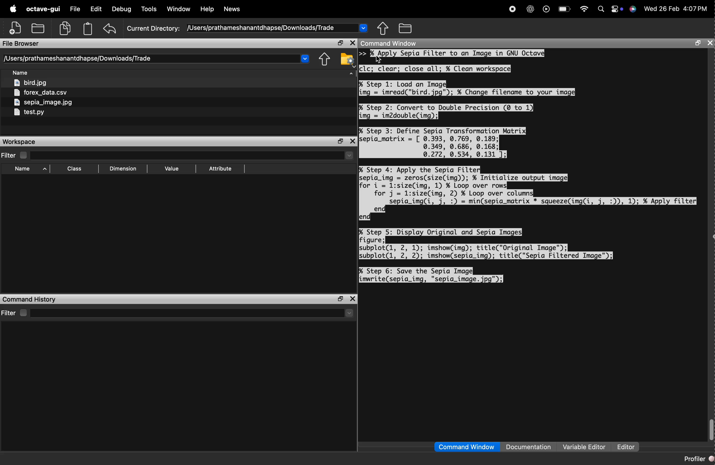 The width and height of the screenshot is (715, 465). Describe the element at coordinates (44, 10) in the screenshot. I see `octave-gui` at that location.